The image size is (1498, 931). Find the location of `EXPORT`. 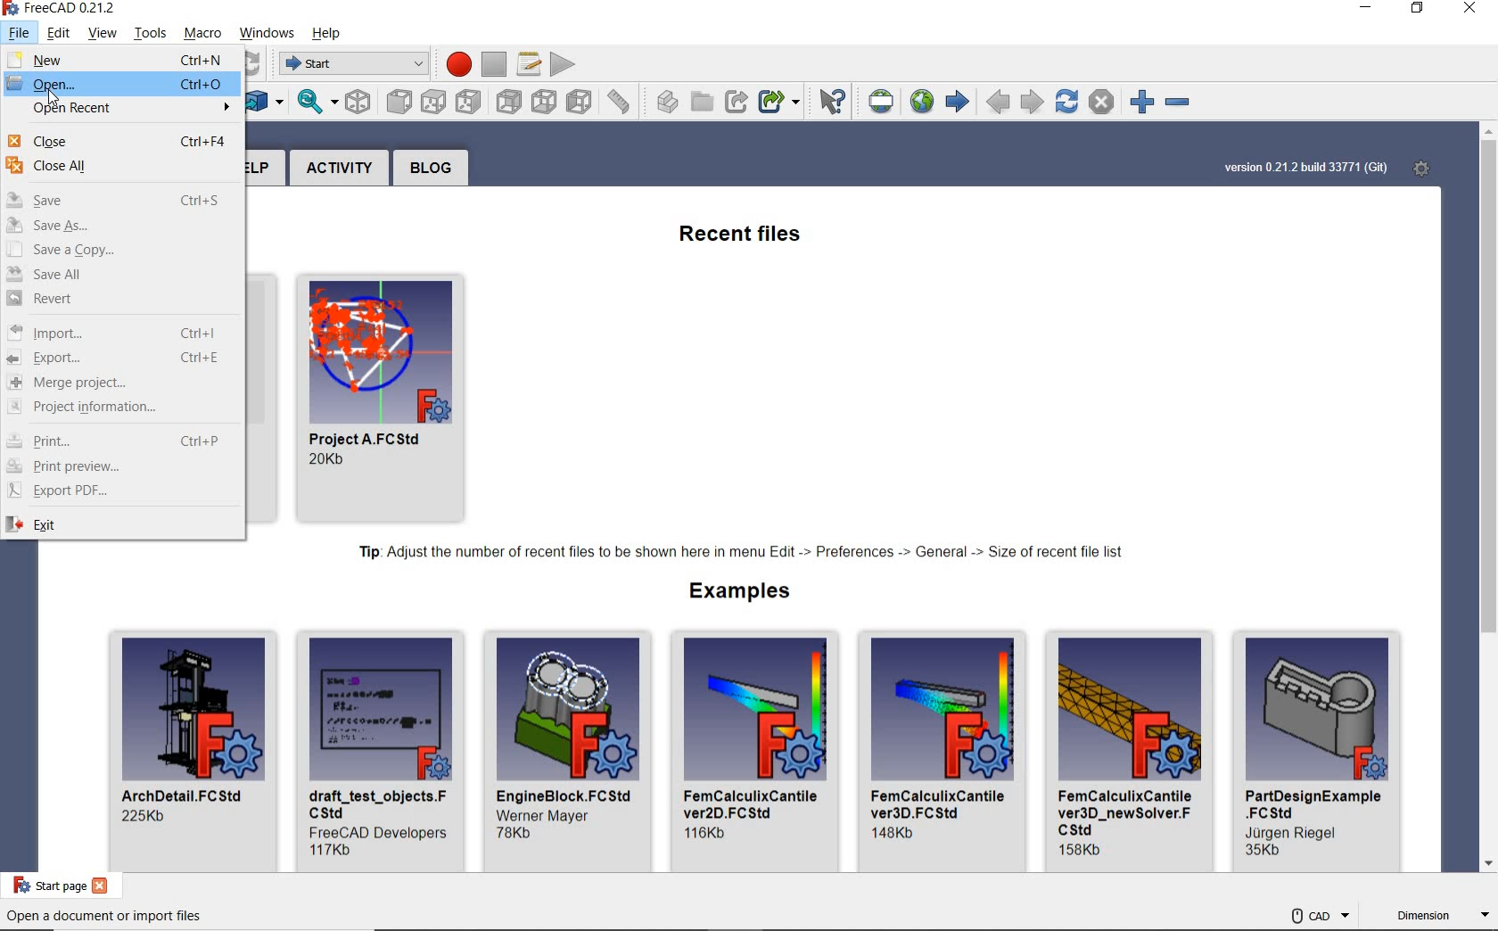

EXPORT is located at coordinates (71, 358).